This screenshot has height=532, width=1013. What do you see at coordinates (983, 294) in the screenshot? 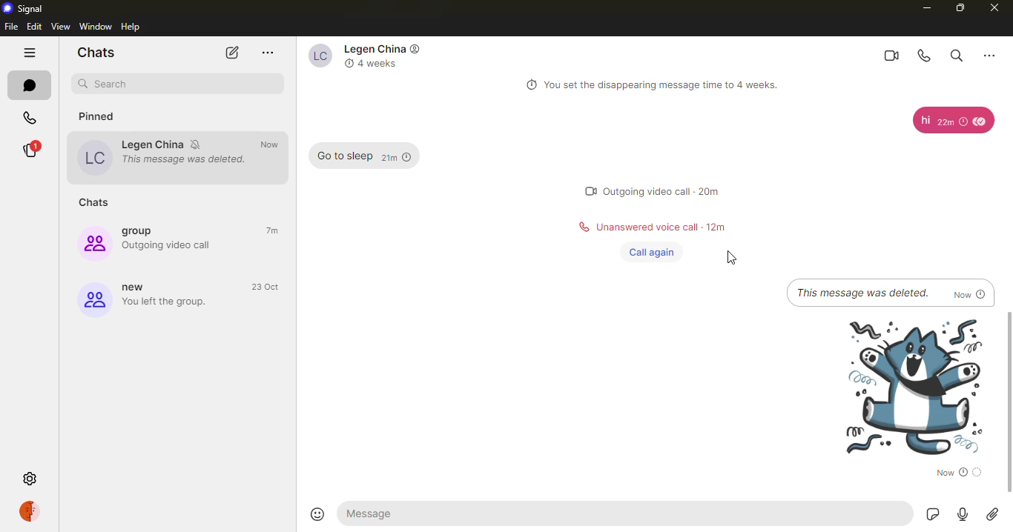
I see `time logo` at bounding box center [983, 294].